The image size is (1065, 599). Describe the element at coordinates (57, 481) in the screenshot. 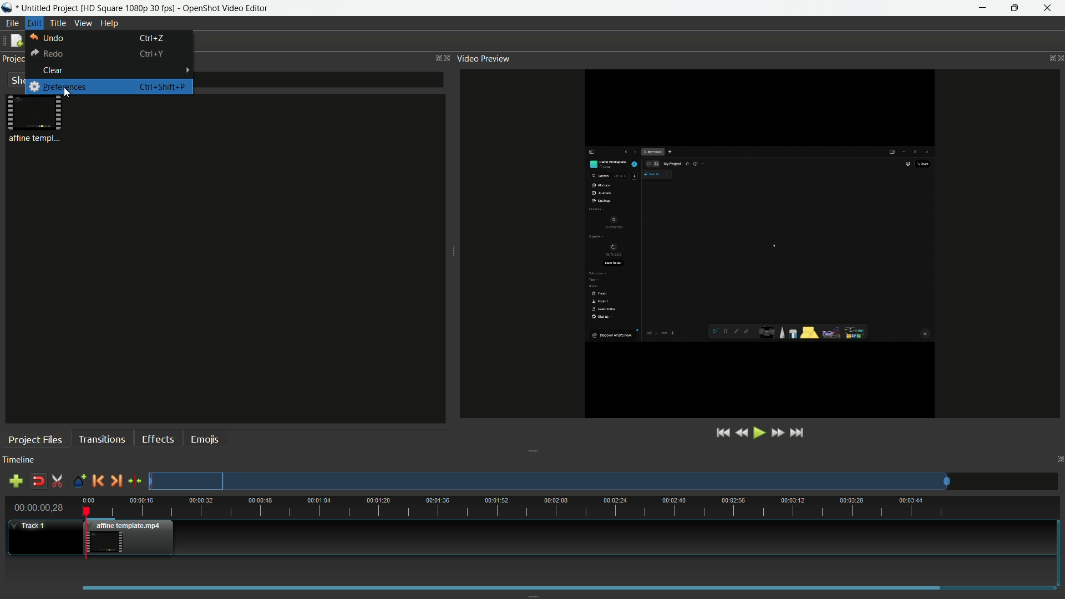

I see `enable razor` at that location.